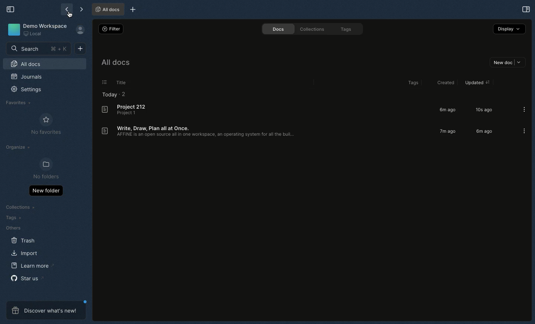 The height and width of the screenshot is (324, 535). I want to click on go back, so click(68, 26).